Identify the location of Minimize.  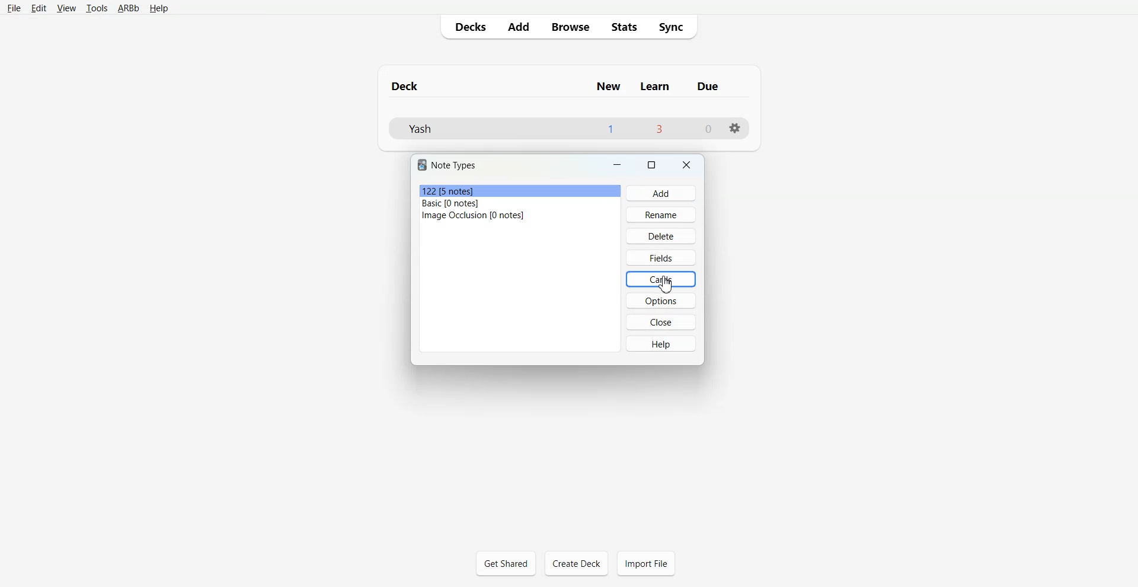
(616, 165).